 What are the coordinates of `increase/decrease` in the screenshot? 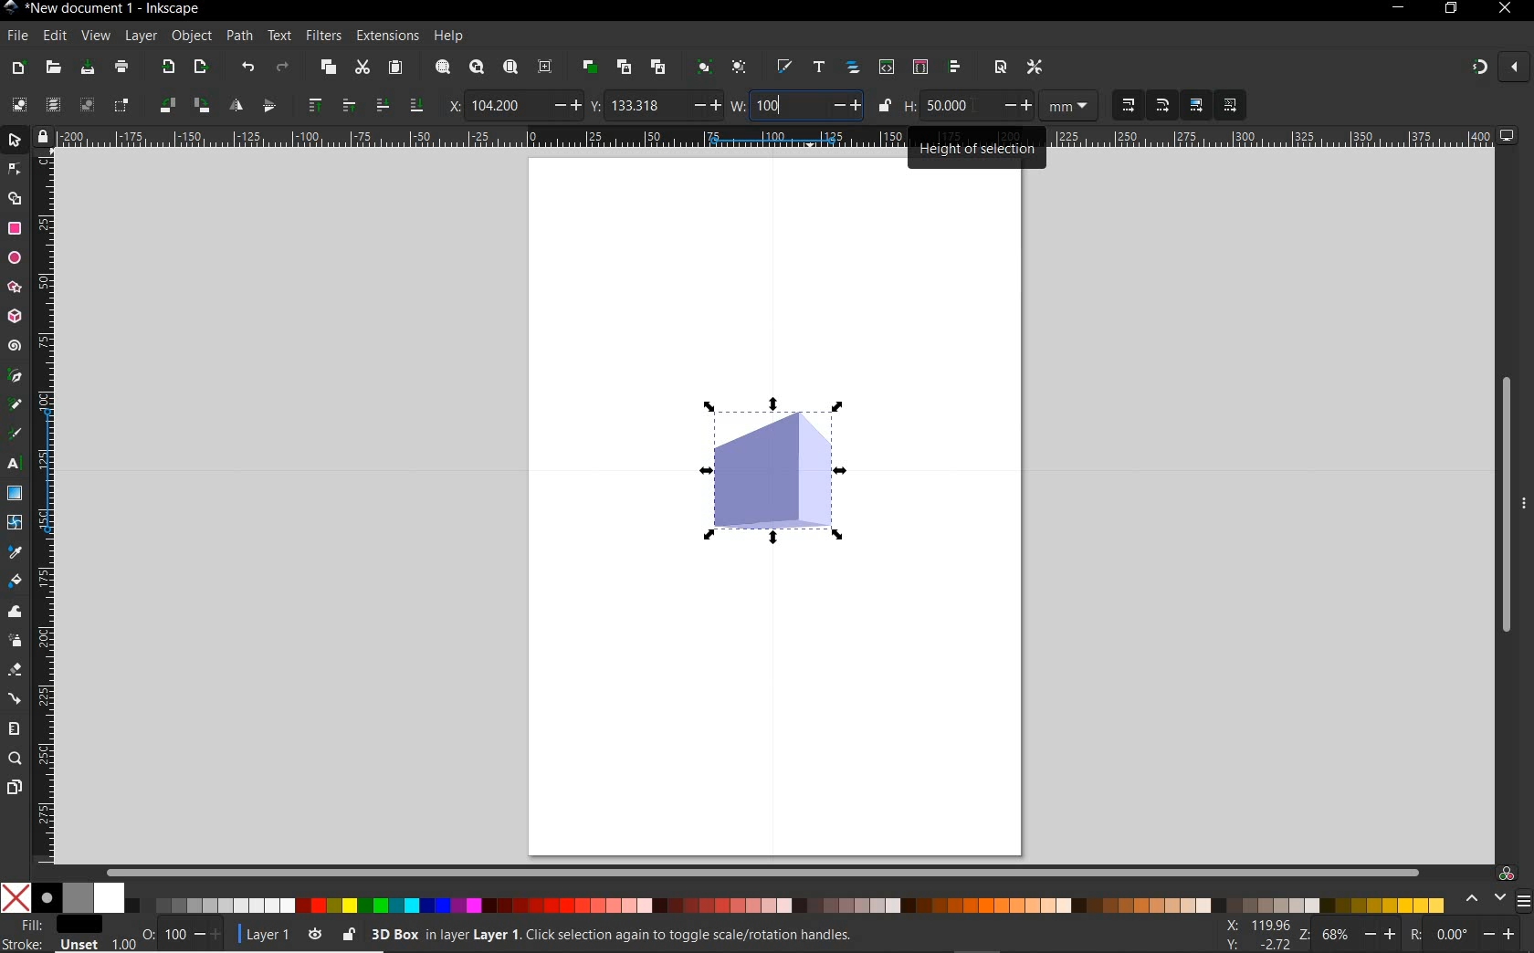 It's located at (1380, 937).